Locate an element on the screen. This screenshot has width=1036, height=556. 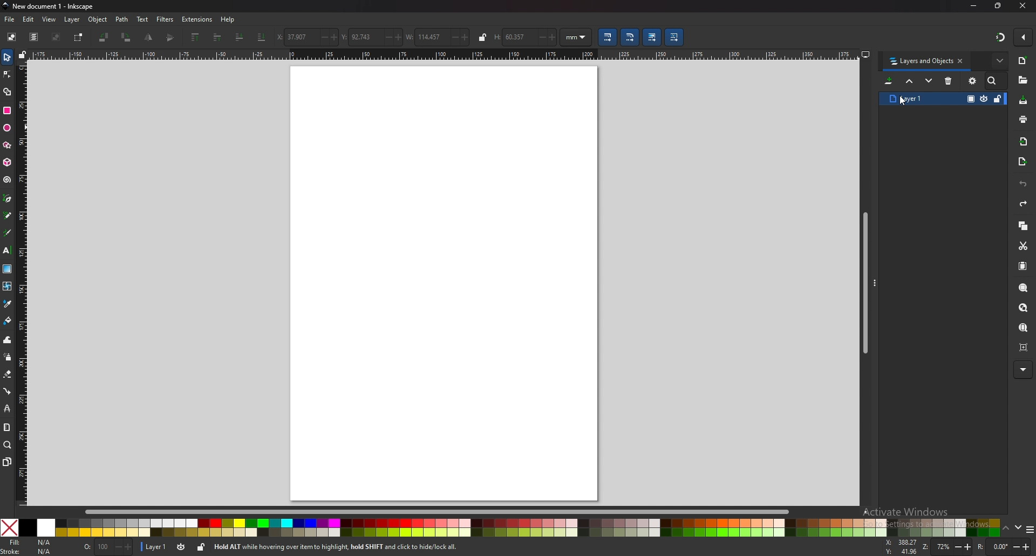
filters is located at coordinates (166, 19).